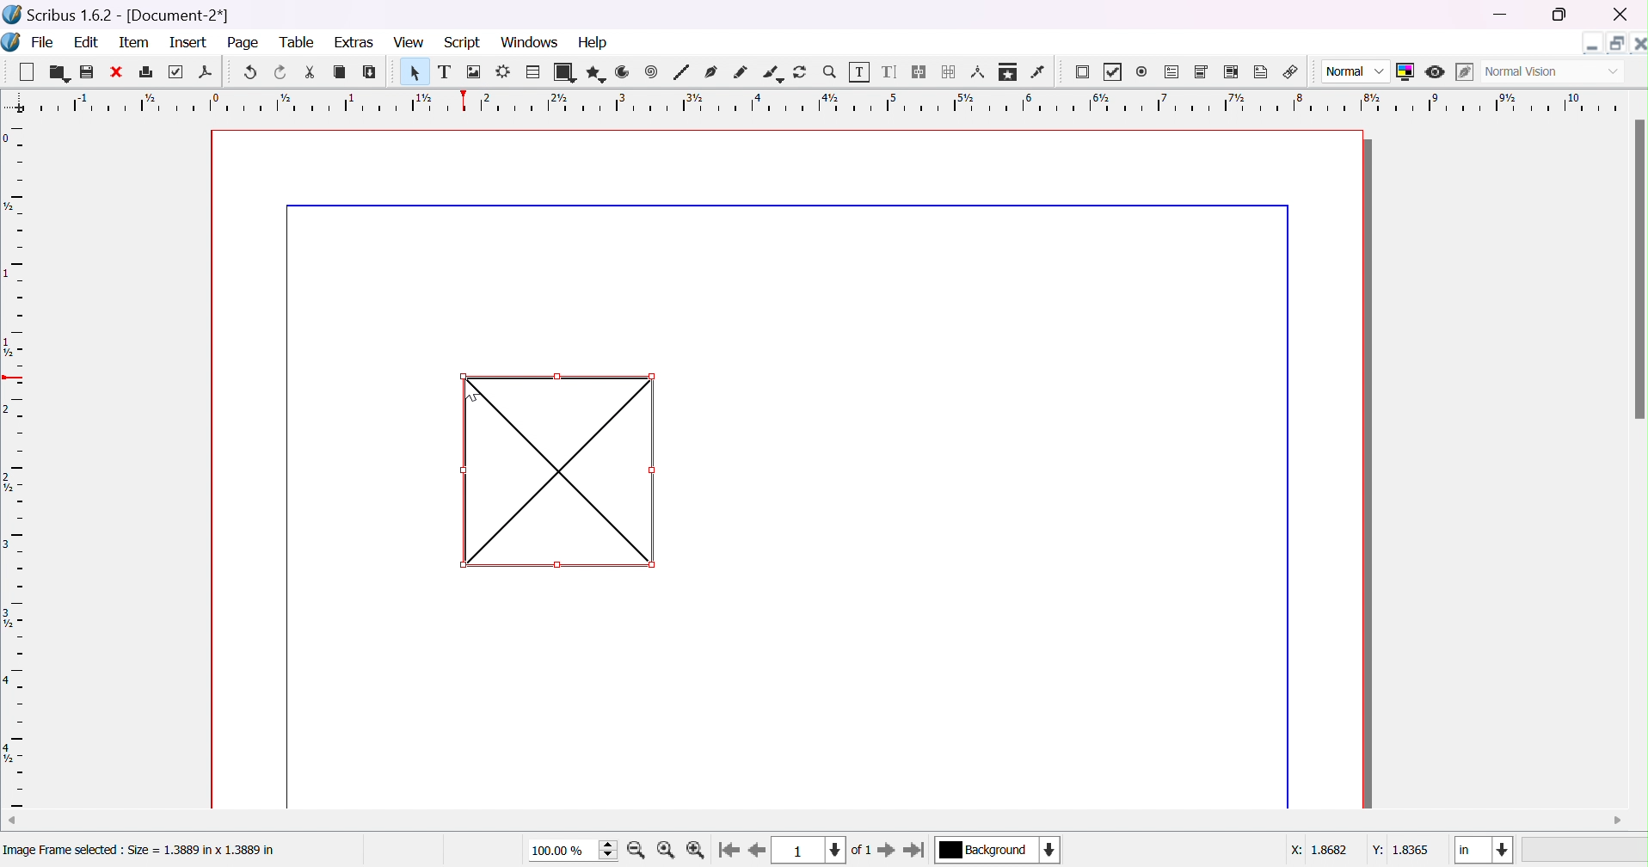 This screenshot has height=867, width=1648. What do you see at coordinates (681, 72) in the screenshot?
I see `line` at bounding box center [681, 72].